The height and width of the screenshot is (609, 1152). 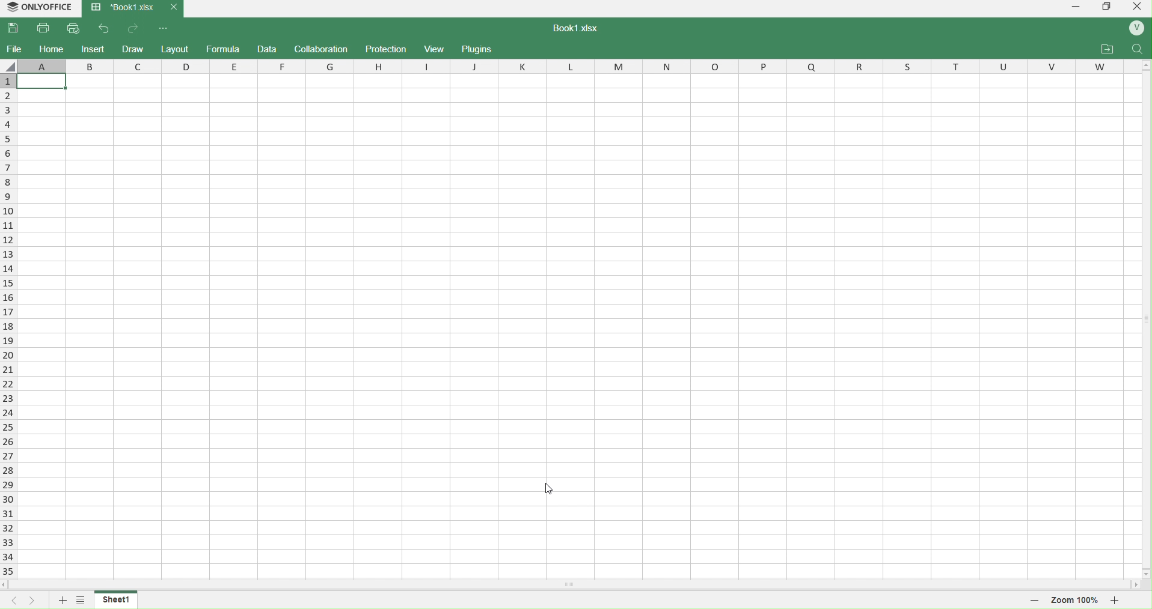 I want to click on plugins, so click(x=480, y=49).